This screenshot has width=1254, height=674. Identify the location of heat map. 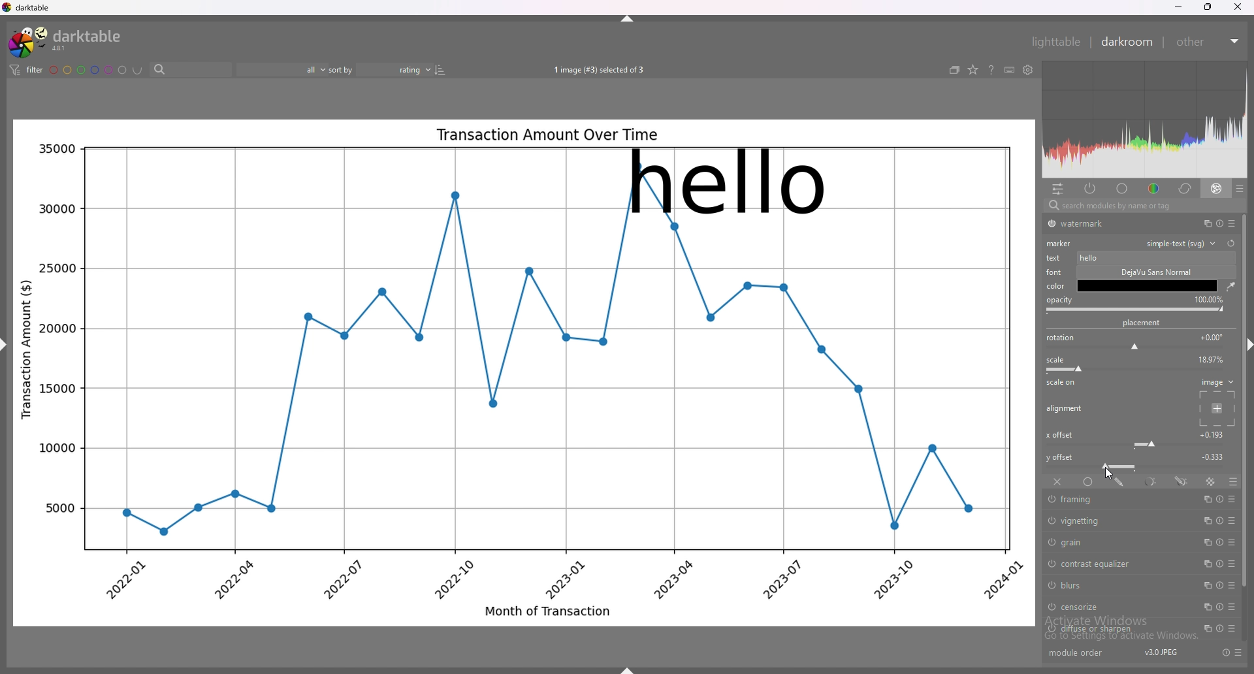
(1144, 120).